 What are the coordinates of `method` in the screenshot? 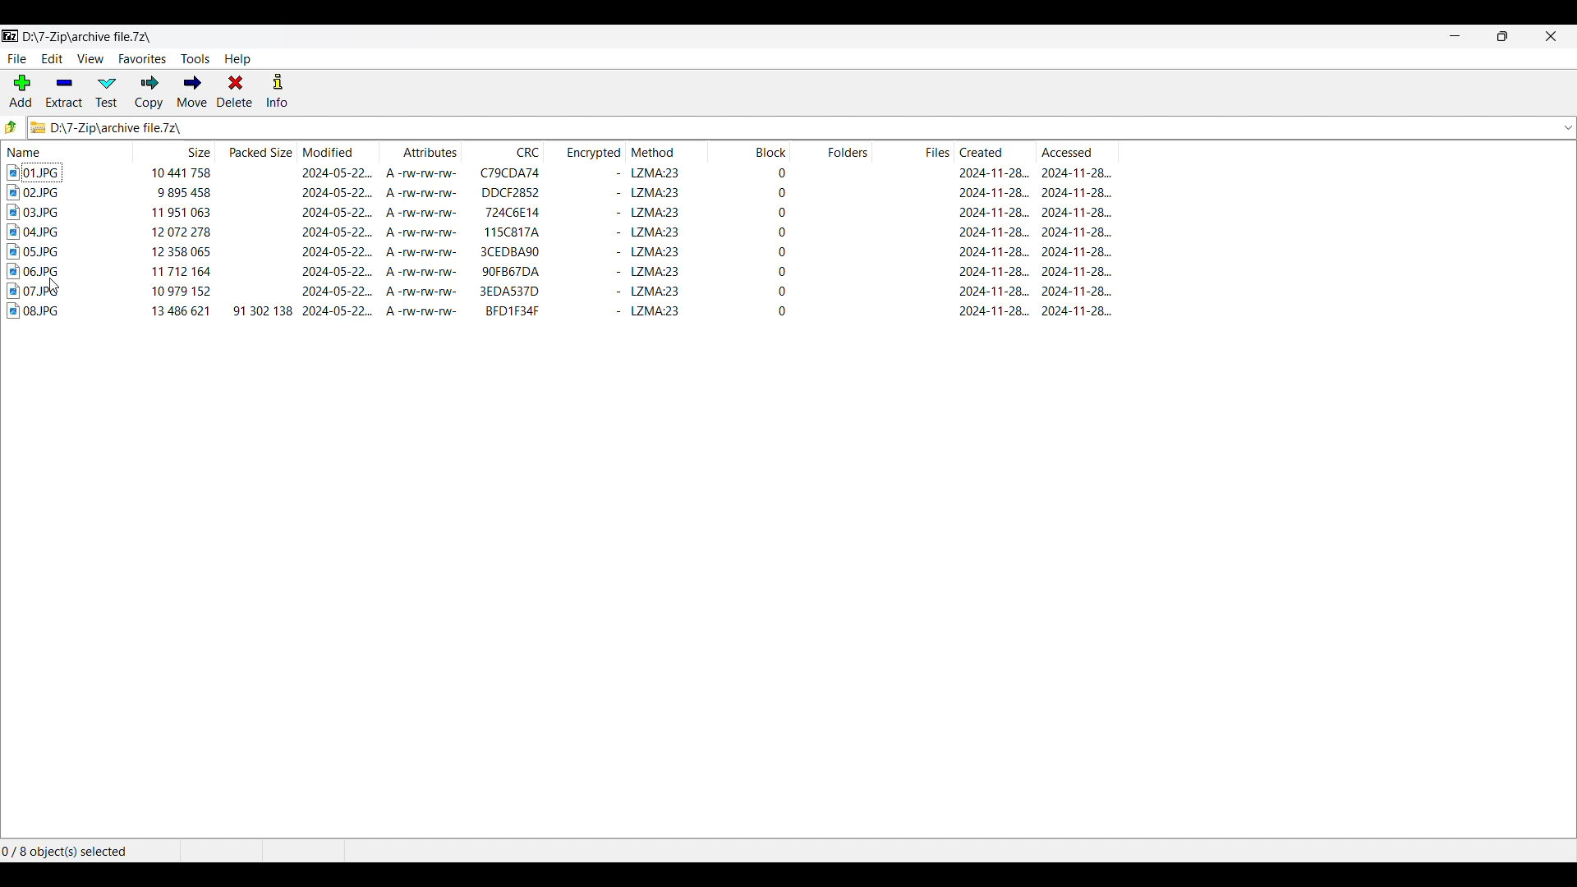 It's located at (655, 291).